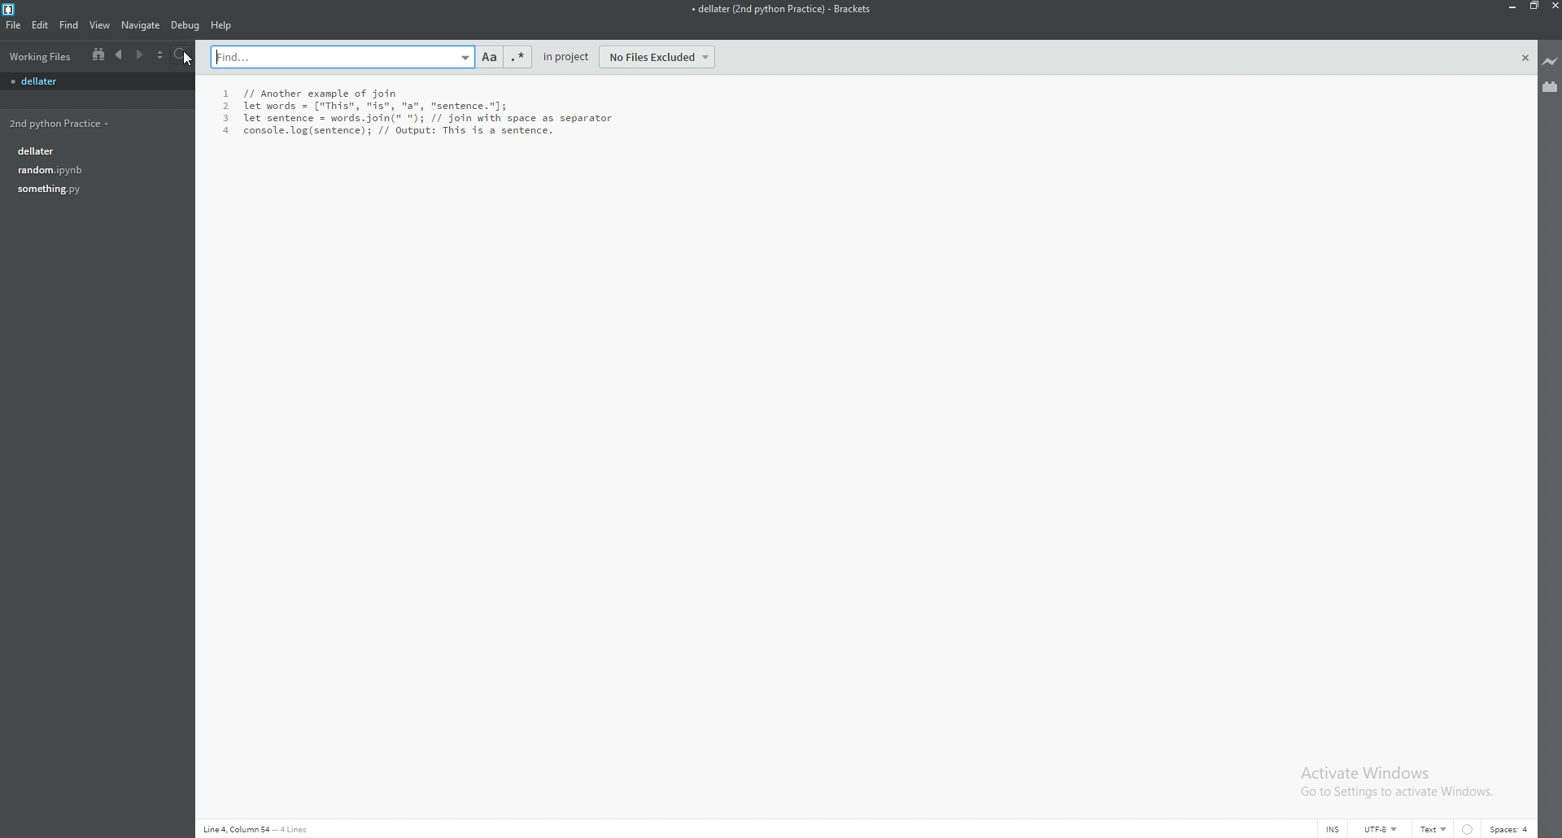 The image size is (1562, 838). I want to click on extension manager, so click(1551, 87).